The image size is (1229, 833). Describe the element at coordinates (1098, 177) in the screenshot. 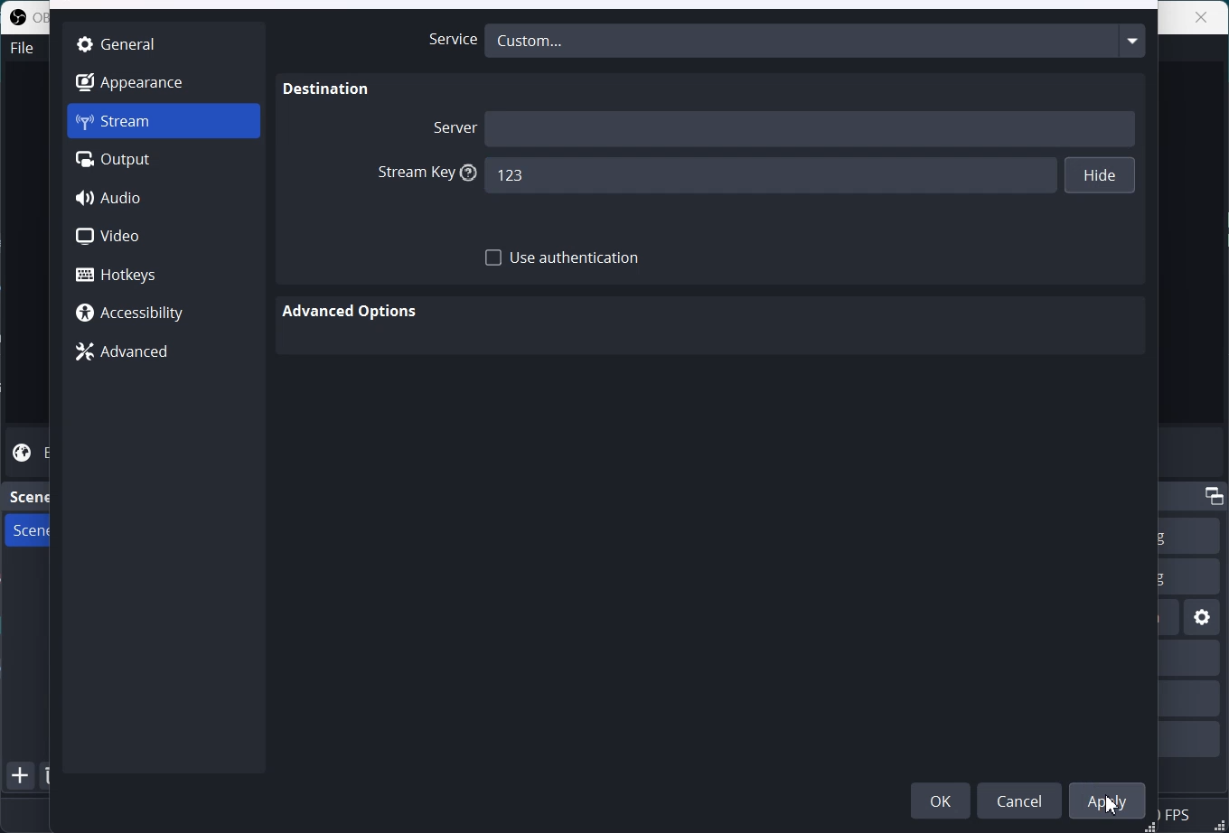

I see `Hide` at that location.